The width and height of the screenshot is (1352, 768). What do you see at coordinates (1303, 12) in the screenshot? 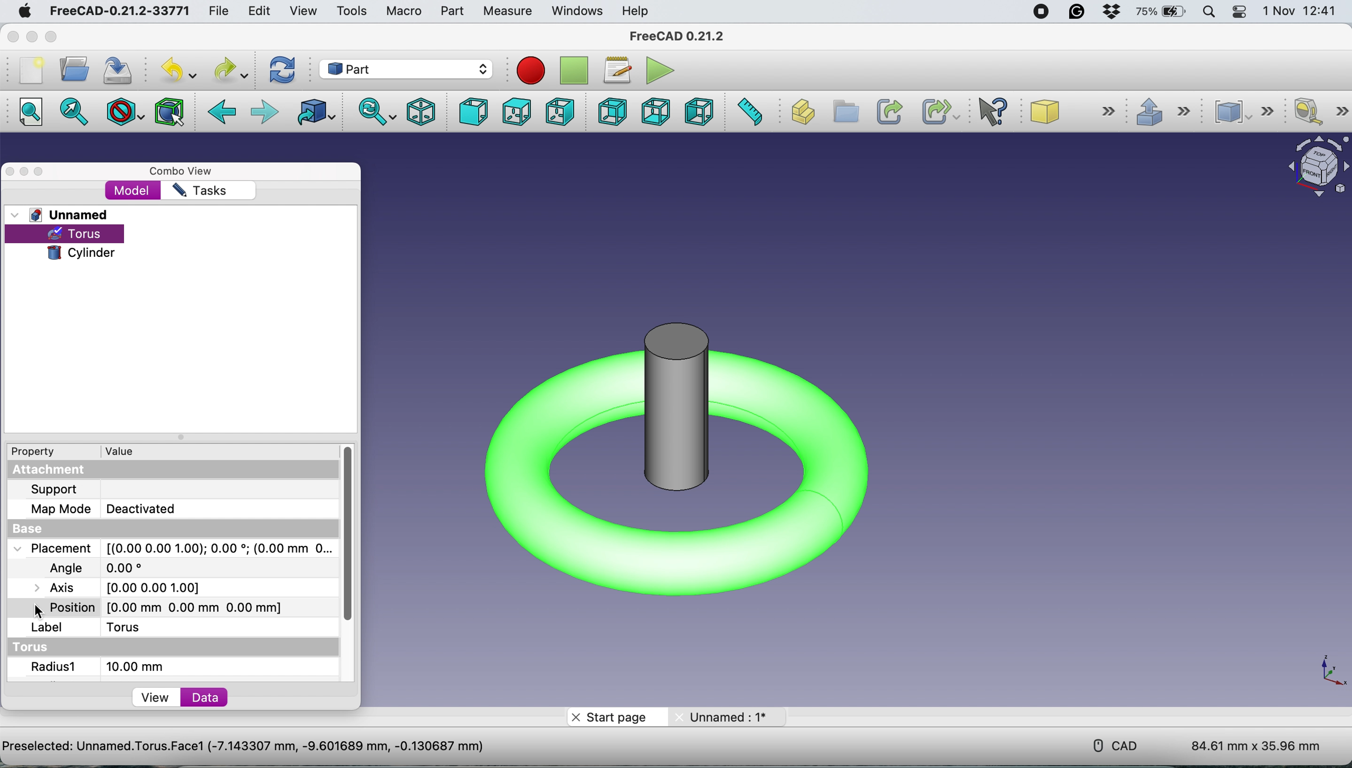
I see `1 nov 12.41` at bounding box center [1303, 12].